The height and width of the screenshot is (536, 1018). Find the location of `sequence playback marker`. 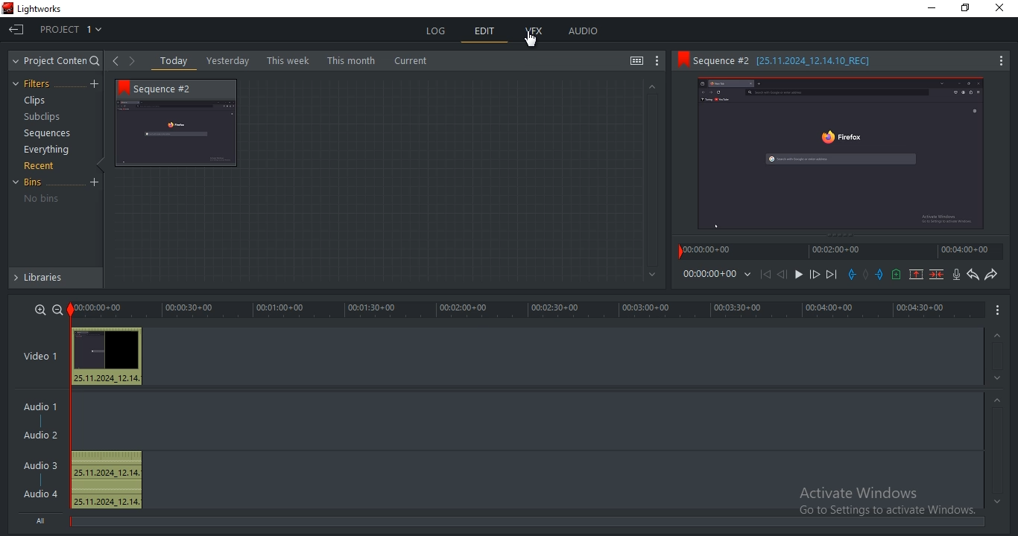

sequence playback marker is located at coordinates (74, 421).